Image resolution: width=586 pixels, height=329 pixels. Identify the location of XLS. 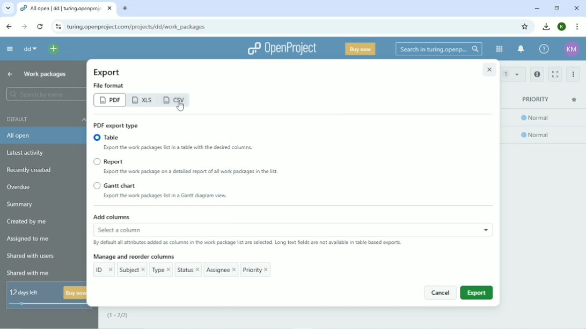
(143, 100).